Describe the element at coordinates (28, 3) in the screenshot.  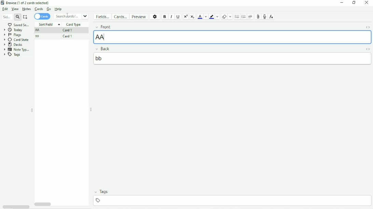
I see `Browse` at that location.